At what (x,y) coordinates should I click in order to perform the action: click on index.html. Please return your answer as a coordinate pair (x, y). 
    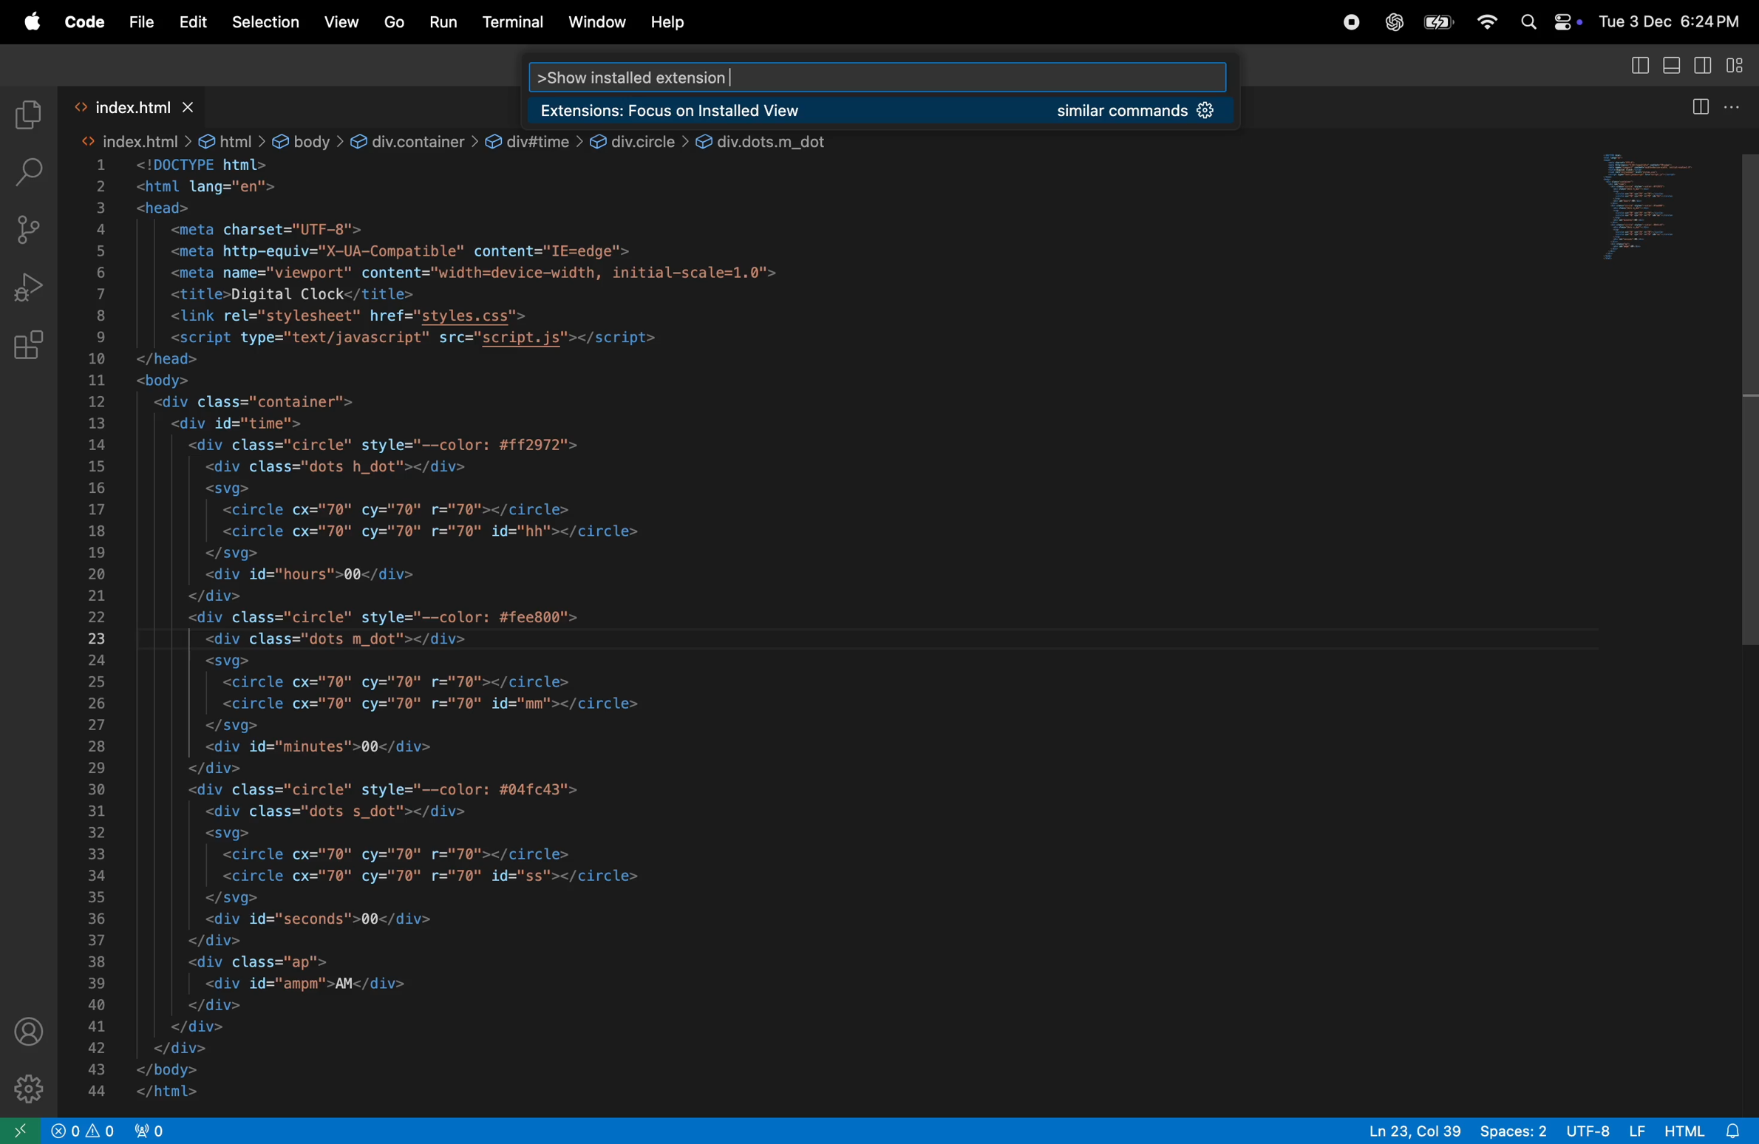
    Looking at the image, I should click on (137, 102).